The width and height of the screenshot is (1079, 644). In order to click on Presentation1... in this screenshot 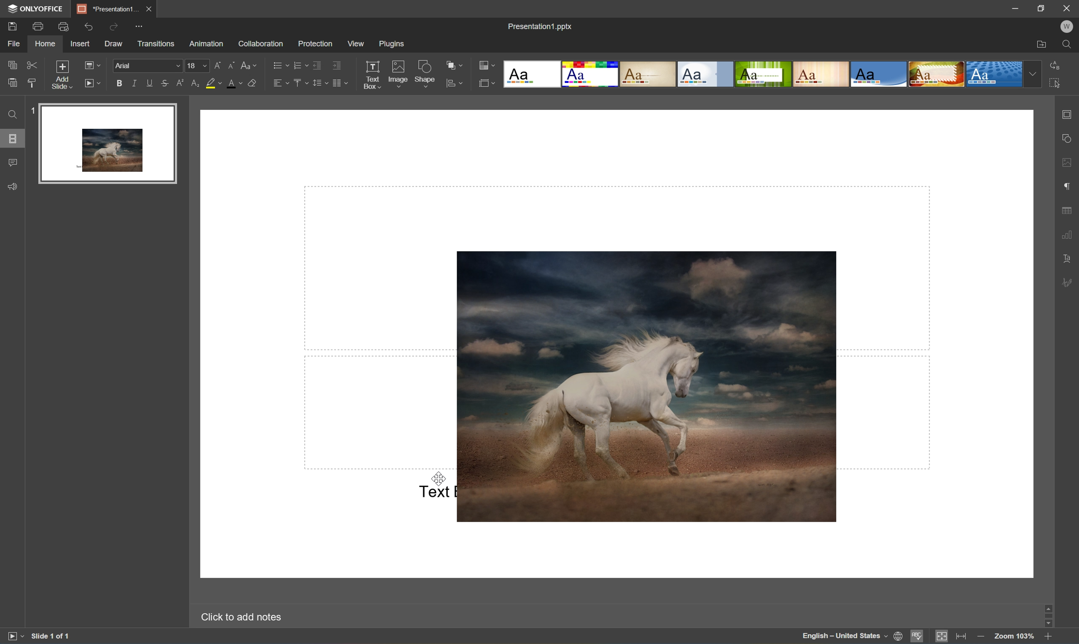, I will do `click(106, 9)`.